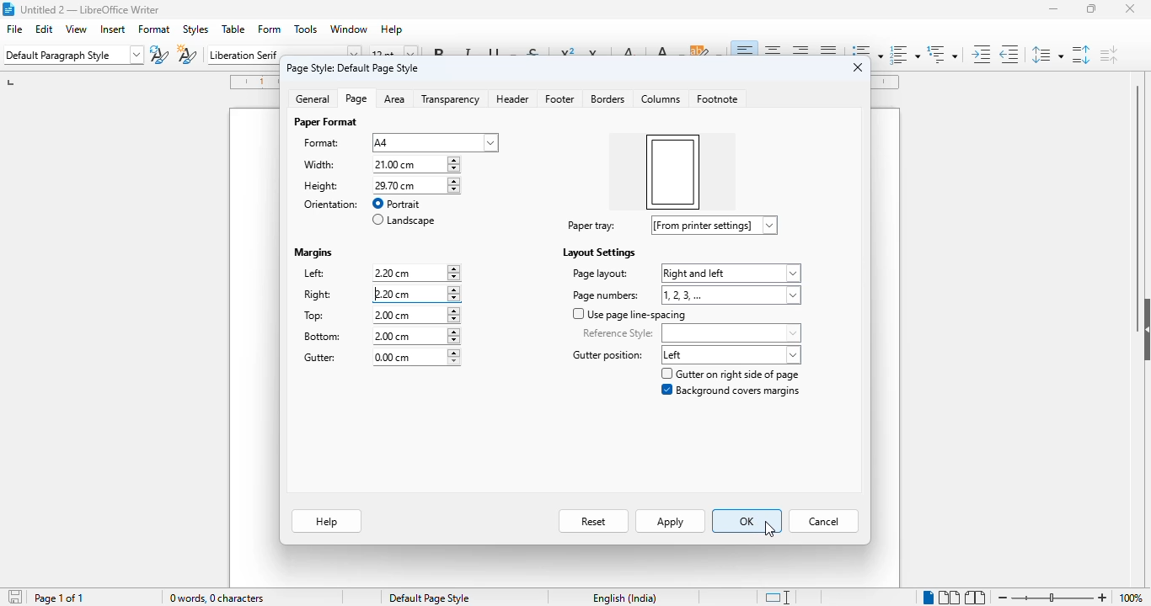  I want to click on format, so click(155, 29).